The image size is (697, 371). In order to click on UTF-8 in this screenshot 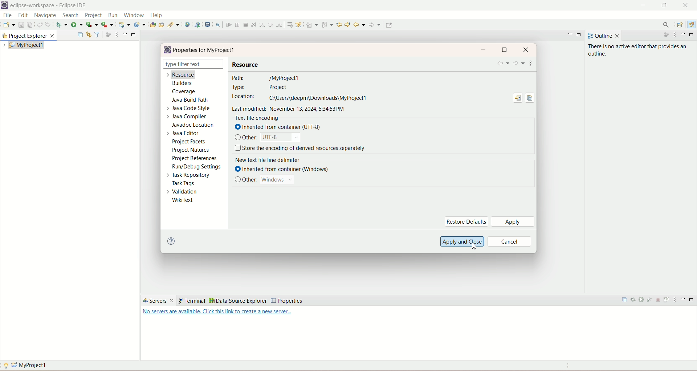, I will do `click(280, 138)`.